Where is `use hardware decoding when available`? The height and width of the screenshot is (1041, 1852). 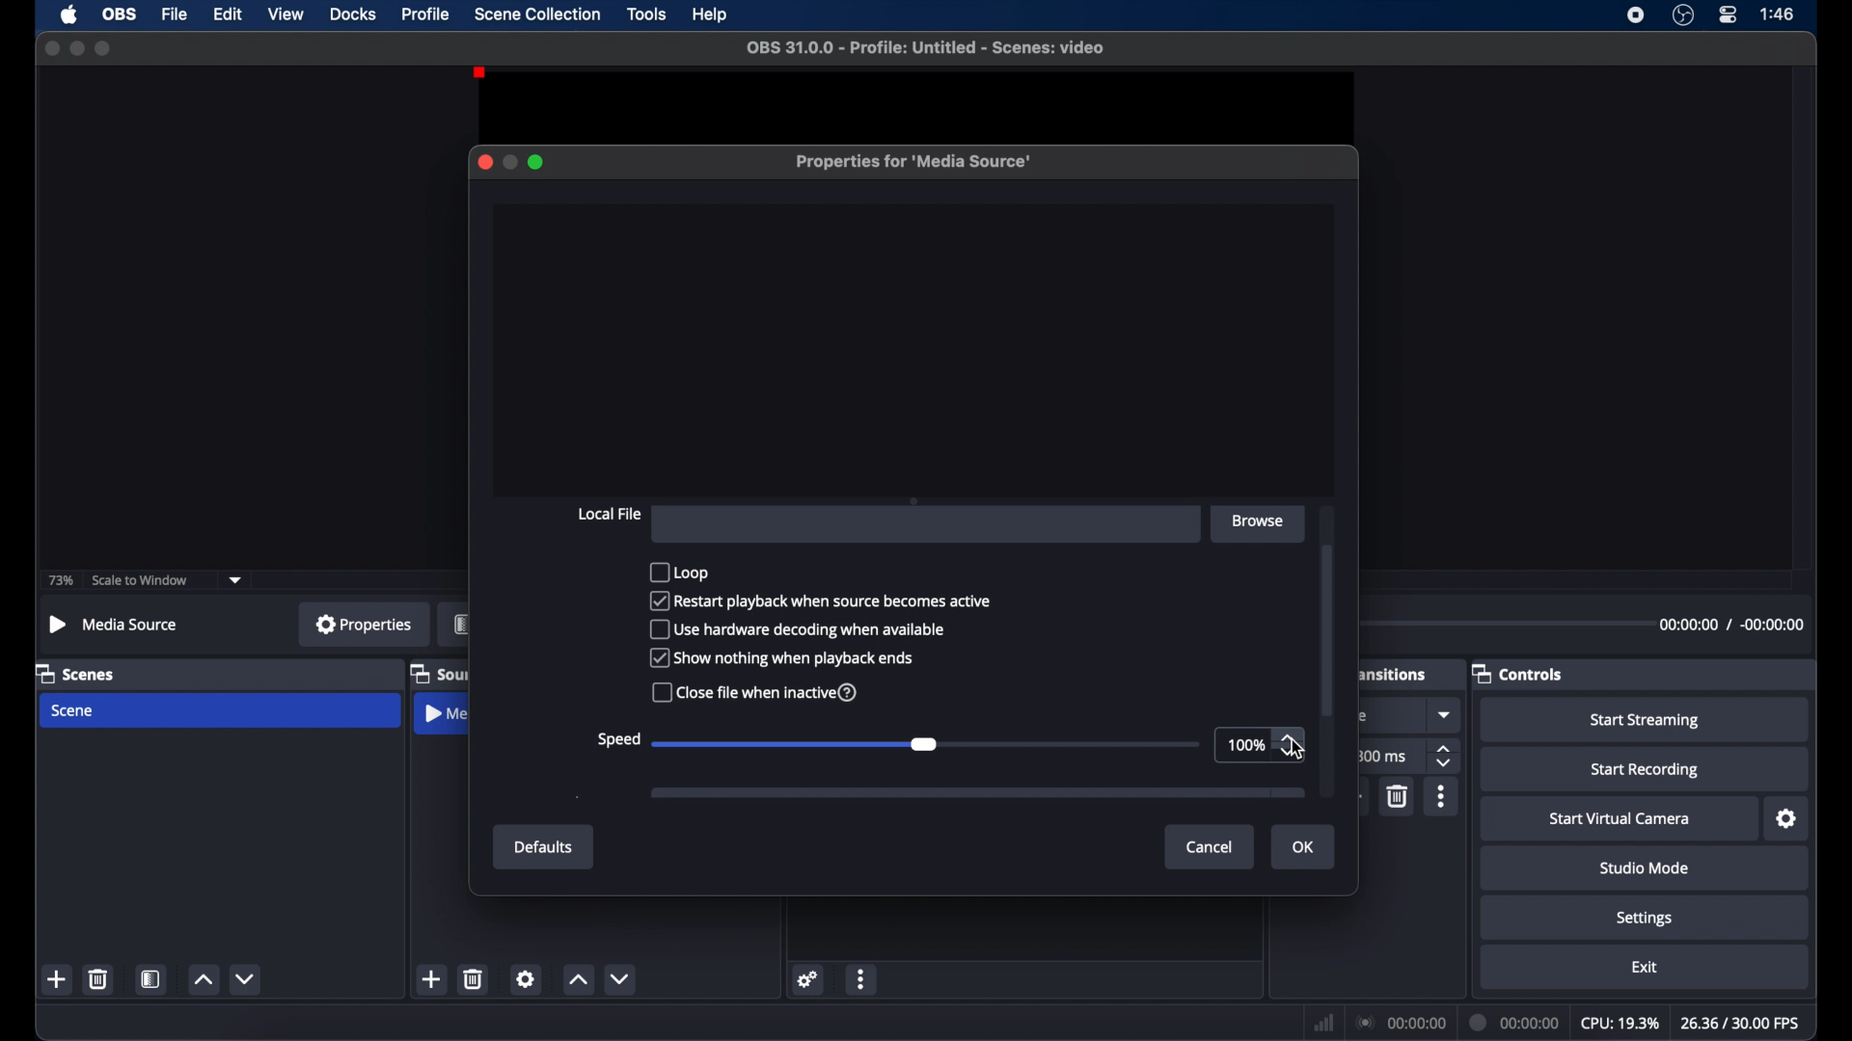
use hardware decoding when available is located at coordinates (800, 630).